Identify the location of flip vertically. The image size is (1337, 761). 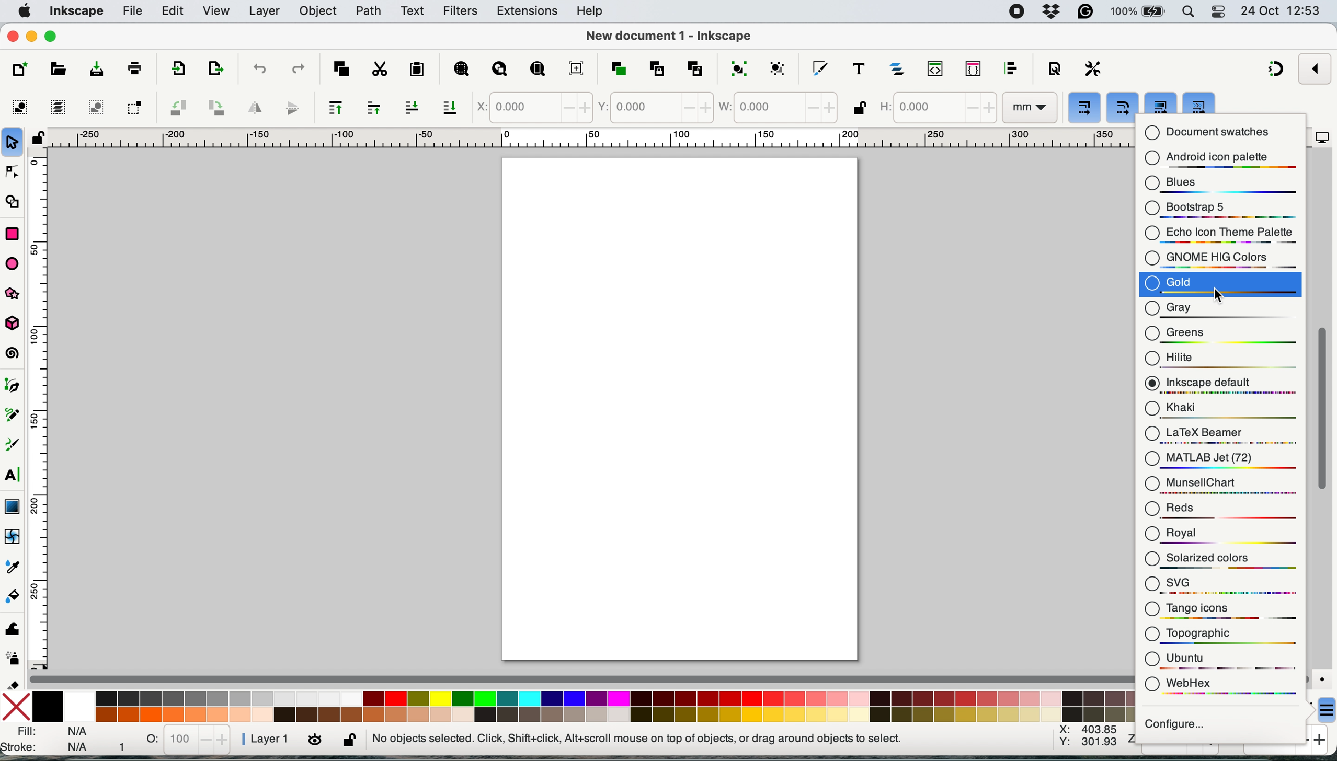
(293, 108).